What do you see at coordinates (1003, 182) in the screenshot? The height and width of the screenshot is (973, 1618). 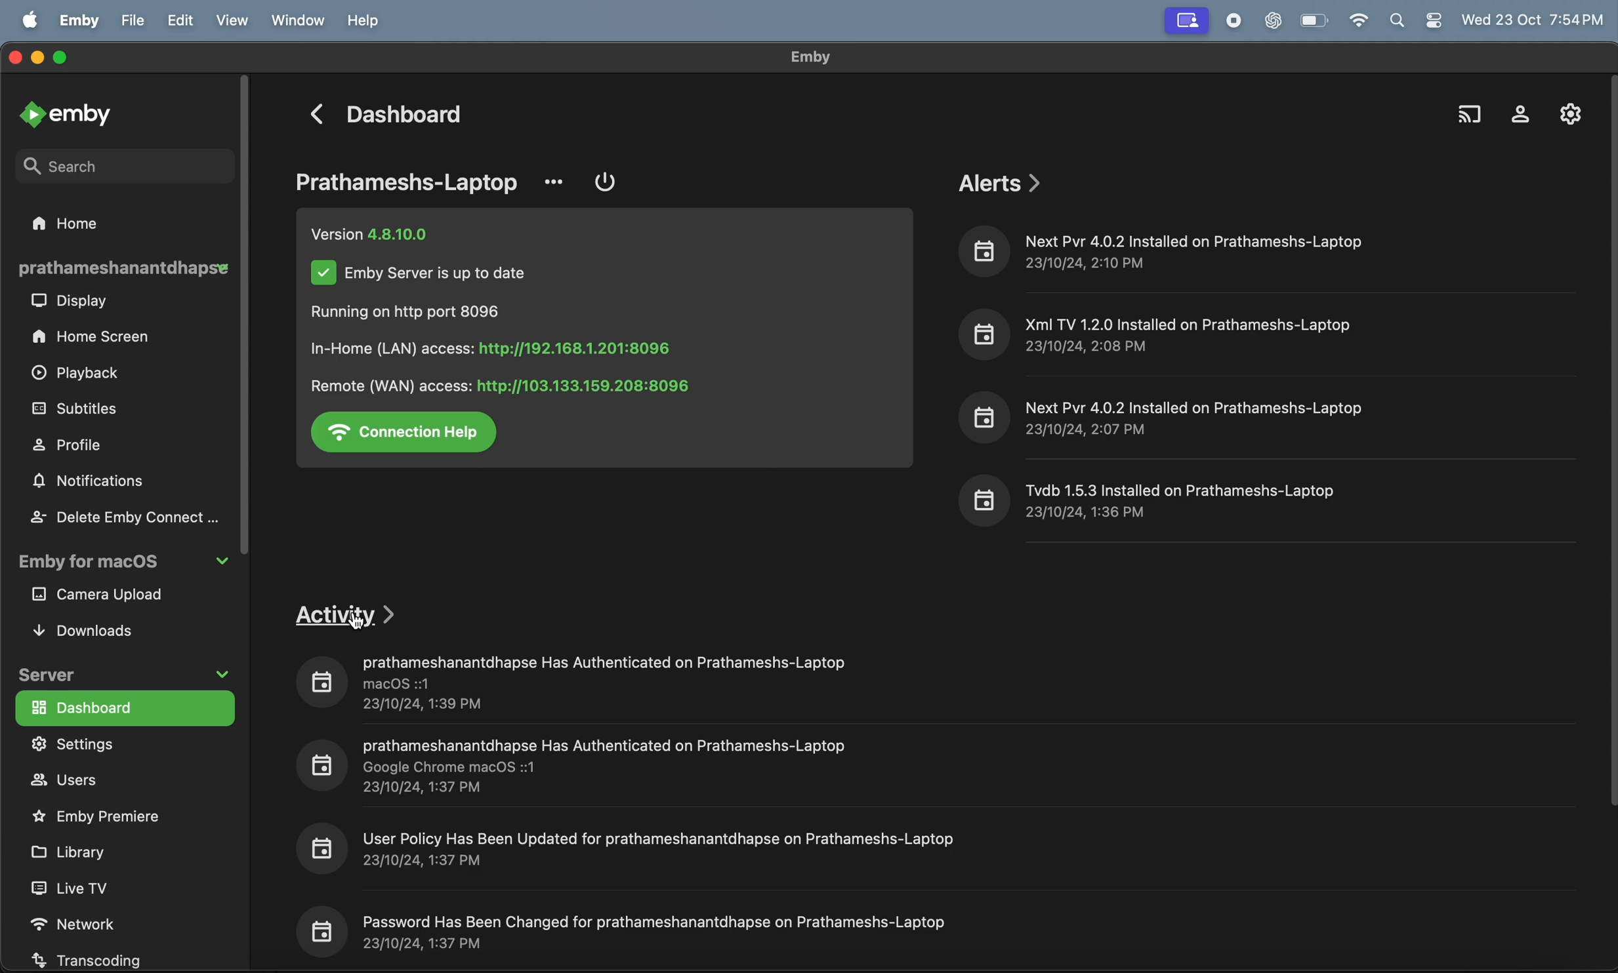 I see `alerts` at bounding box center [1003, 182].